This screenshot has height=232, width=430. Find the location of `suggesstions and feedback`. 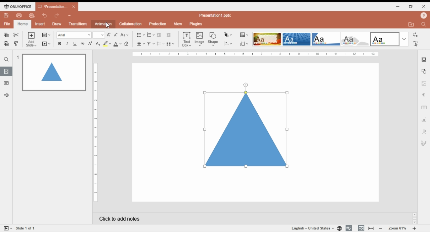

suggesstions and feedback is located at coordinates (7, 96).